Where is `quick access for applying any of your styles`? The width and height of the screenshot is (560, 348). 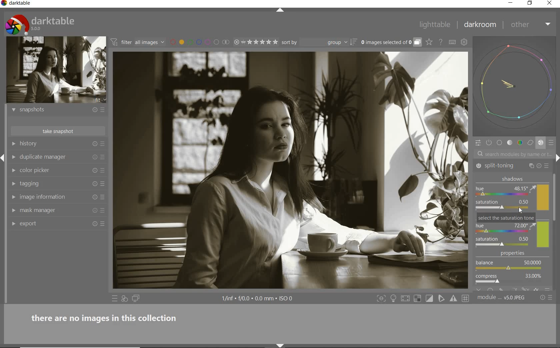 quick access for applying any of your styles is located at coordinates (125, 299).